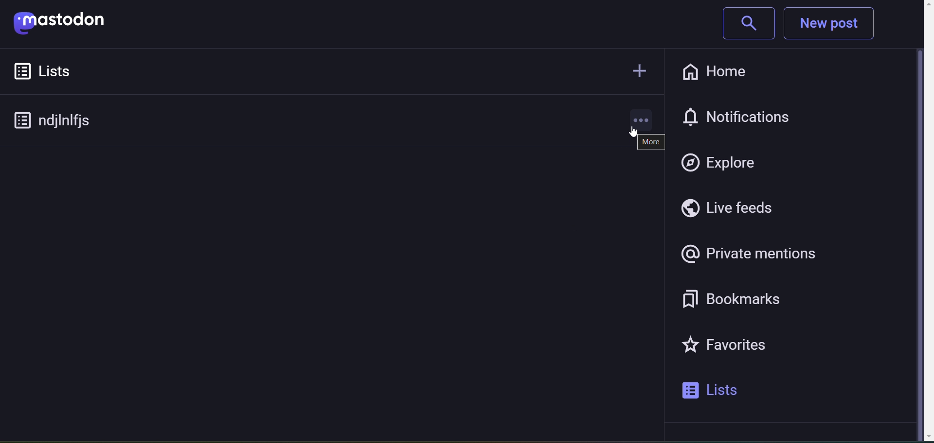 The image size is (934, 443). What do you see at coordinates (738, 348) in the screenshot?
I see `favorites` at bounding box center [738, 348].